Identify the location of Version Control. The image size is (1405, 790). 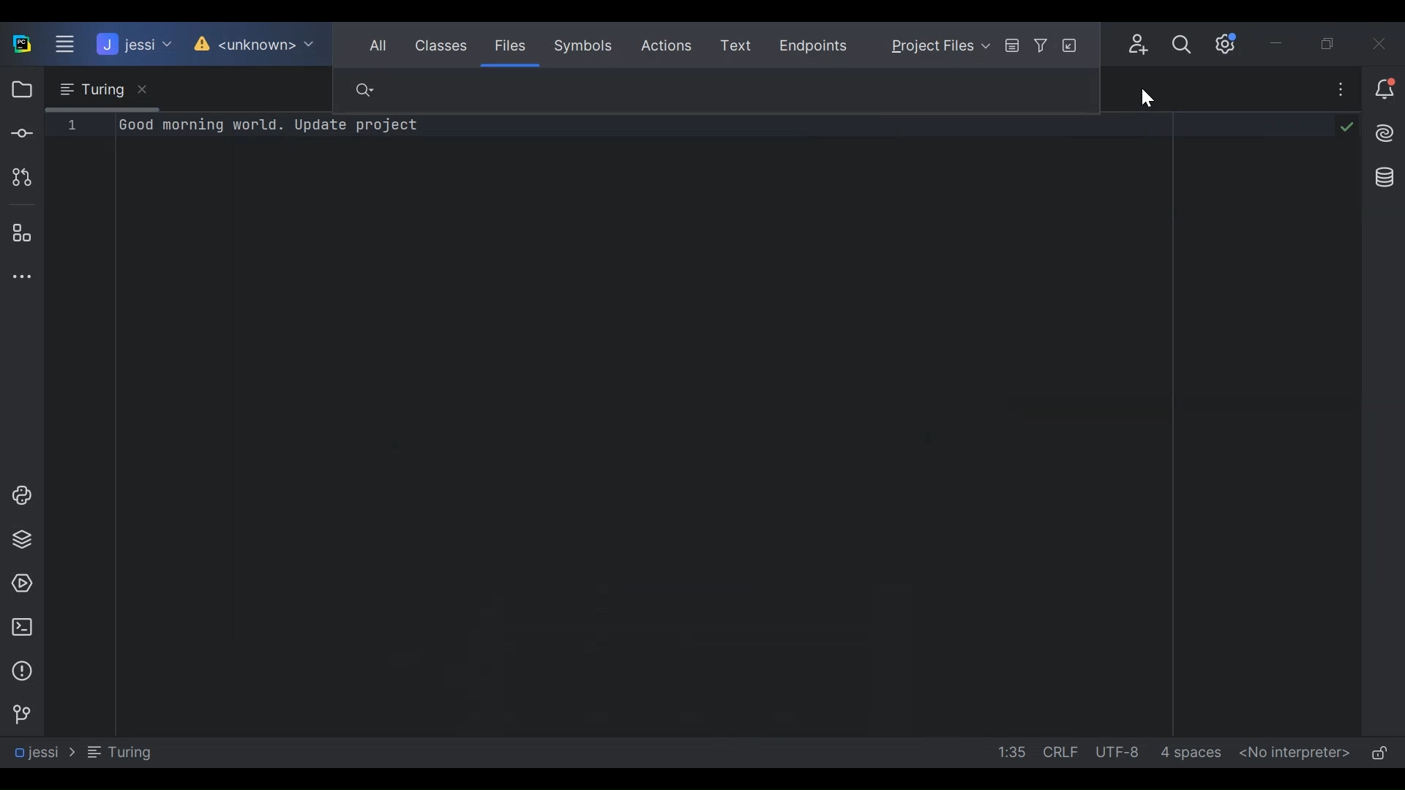
(19, 715).